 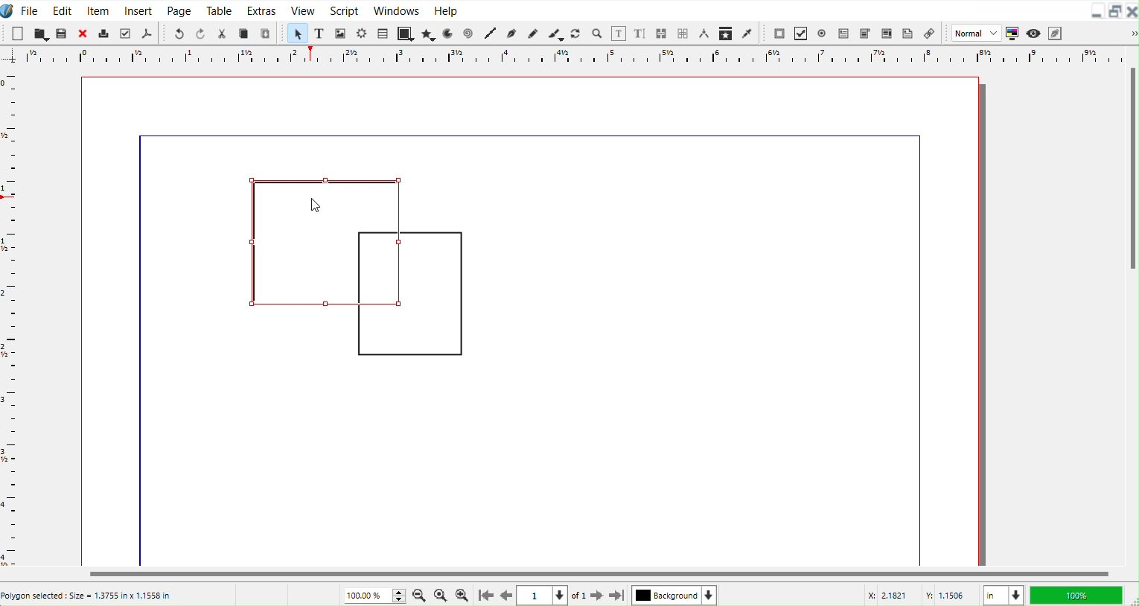 I want to click on Table, so click(x=220, y=10).